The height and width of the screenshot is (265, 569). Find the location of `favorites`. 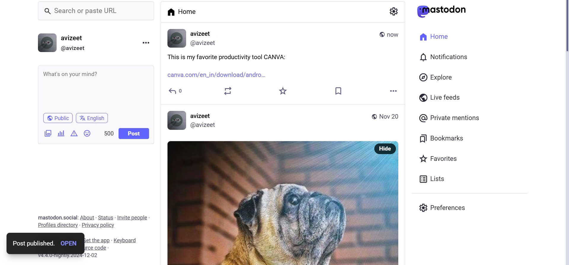

favorites is located at coordinates (441, 160).